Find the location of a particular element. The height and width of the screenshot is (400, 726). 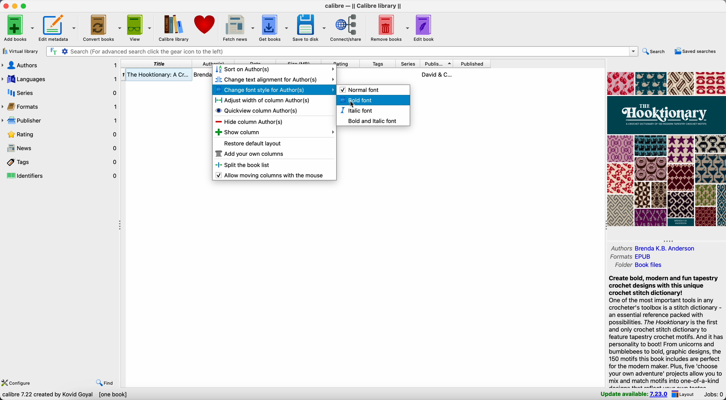

formats is located at coordinates (632, 256).